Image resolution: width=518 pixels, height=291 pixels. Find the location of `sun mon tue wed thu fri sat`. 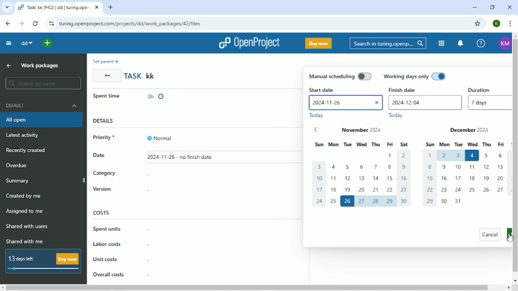

sun mon tue wed thu fri sat is located at coordinates (361, 144).